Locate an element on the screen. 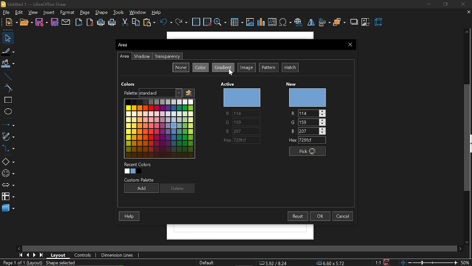 This screenshot has width=472, height=266. Active R is located at coordinates (242, 114).